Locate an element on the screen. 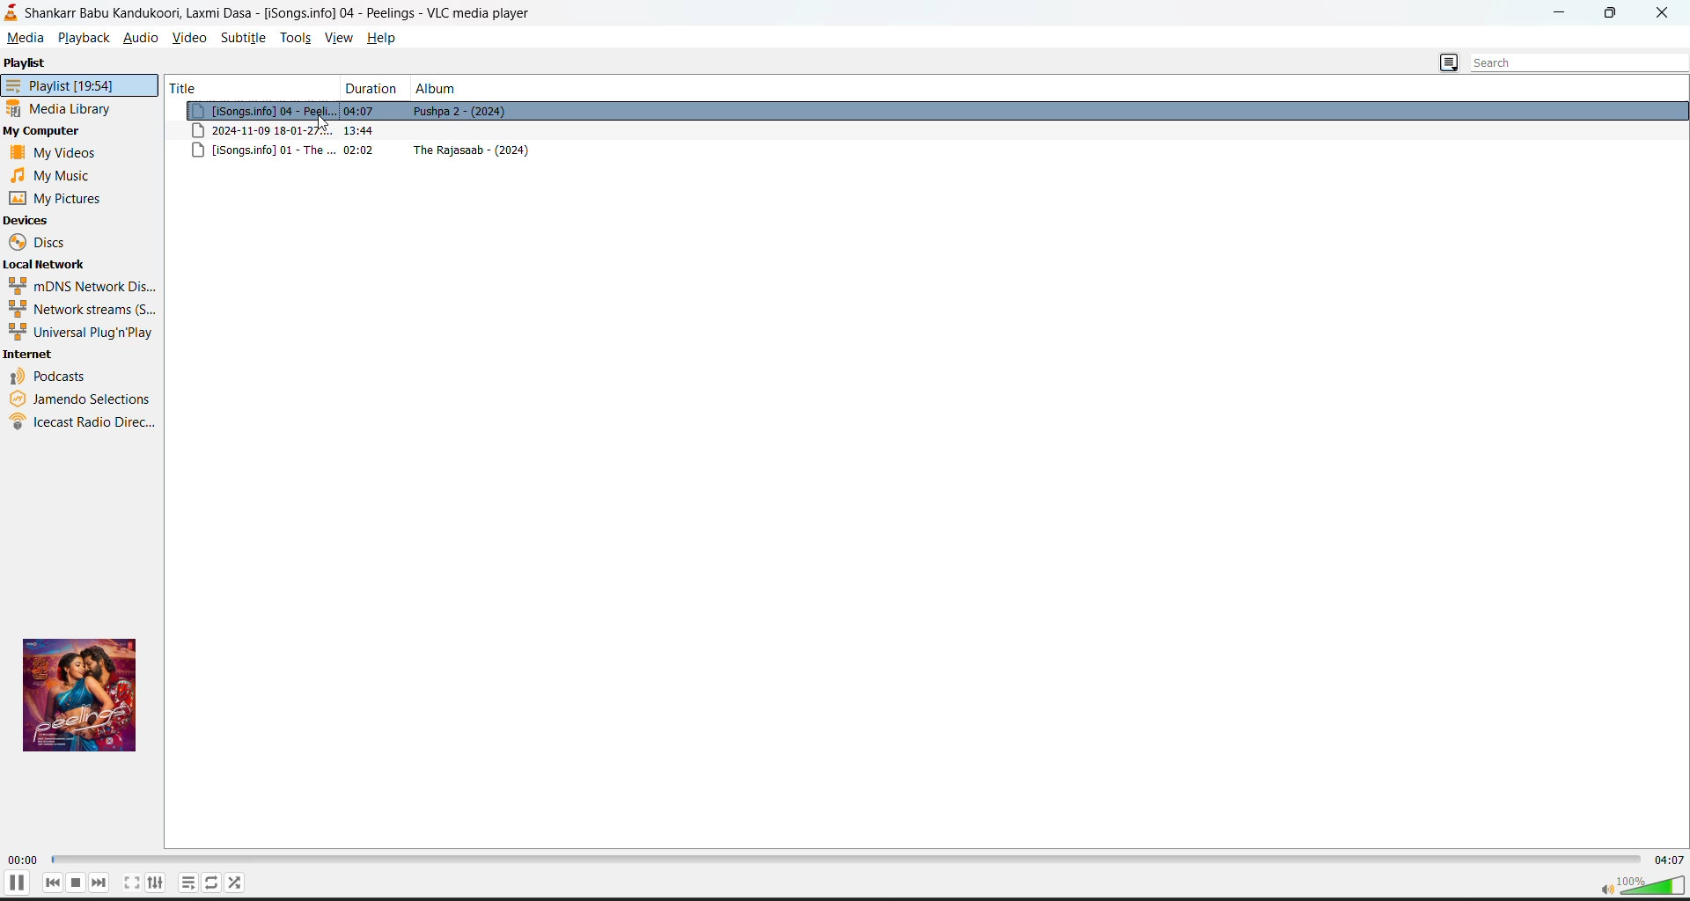  playlist is located at coordinates (27, 63).